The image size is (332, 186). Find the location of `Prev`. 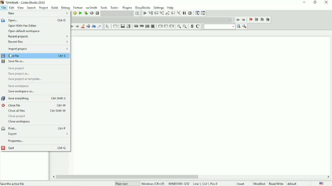

Prev is located at coordinates (71, 27).